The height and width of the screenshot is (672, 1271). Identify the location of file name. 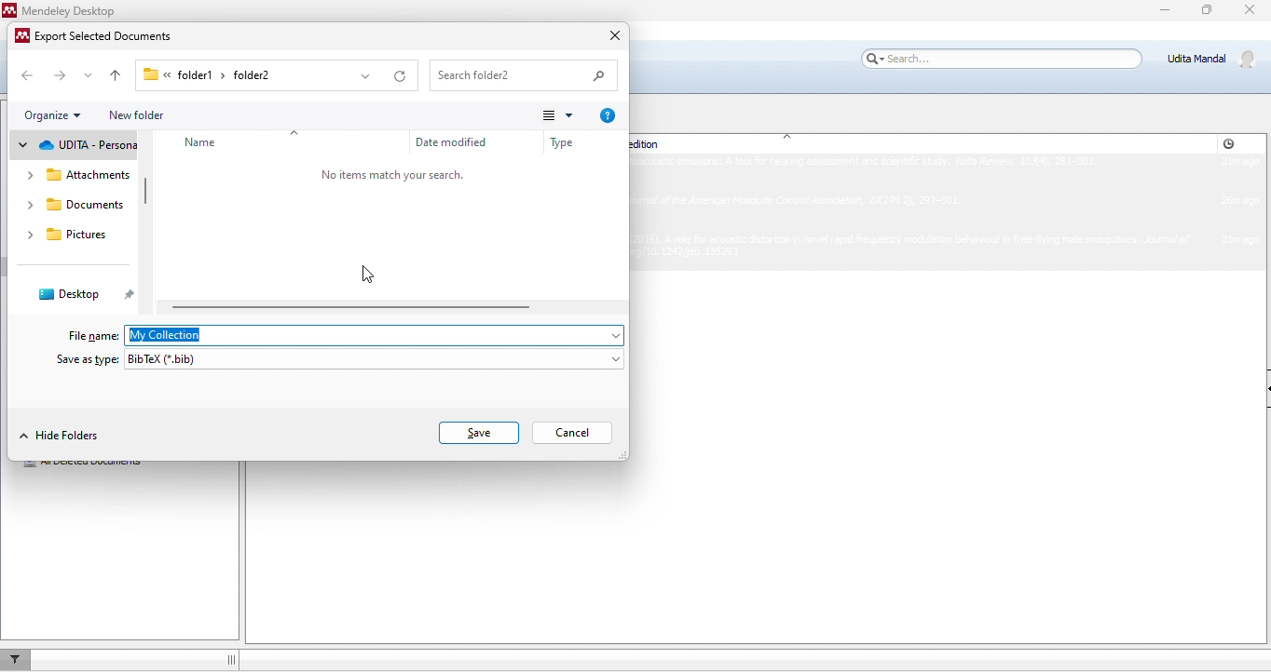
(88, 335).